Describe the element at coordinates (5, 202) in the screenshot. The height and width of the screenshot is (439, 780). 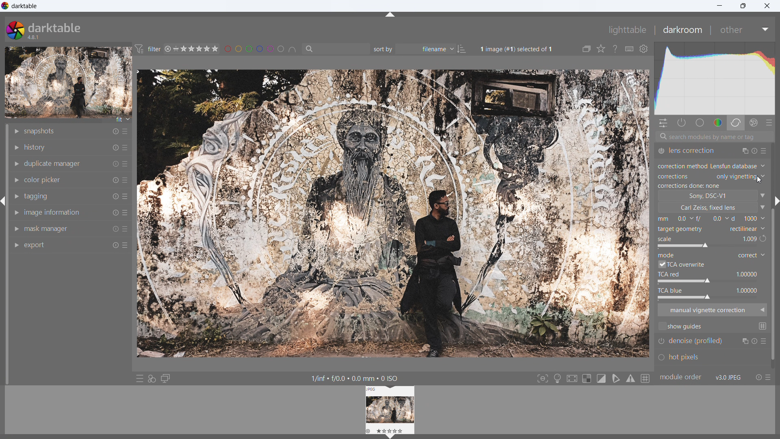
I see `hide panel` at that location.